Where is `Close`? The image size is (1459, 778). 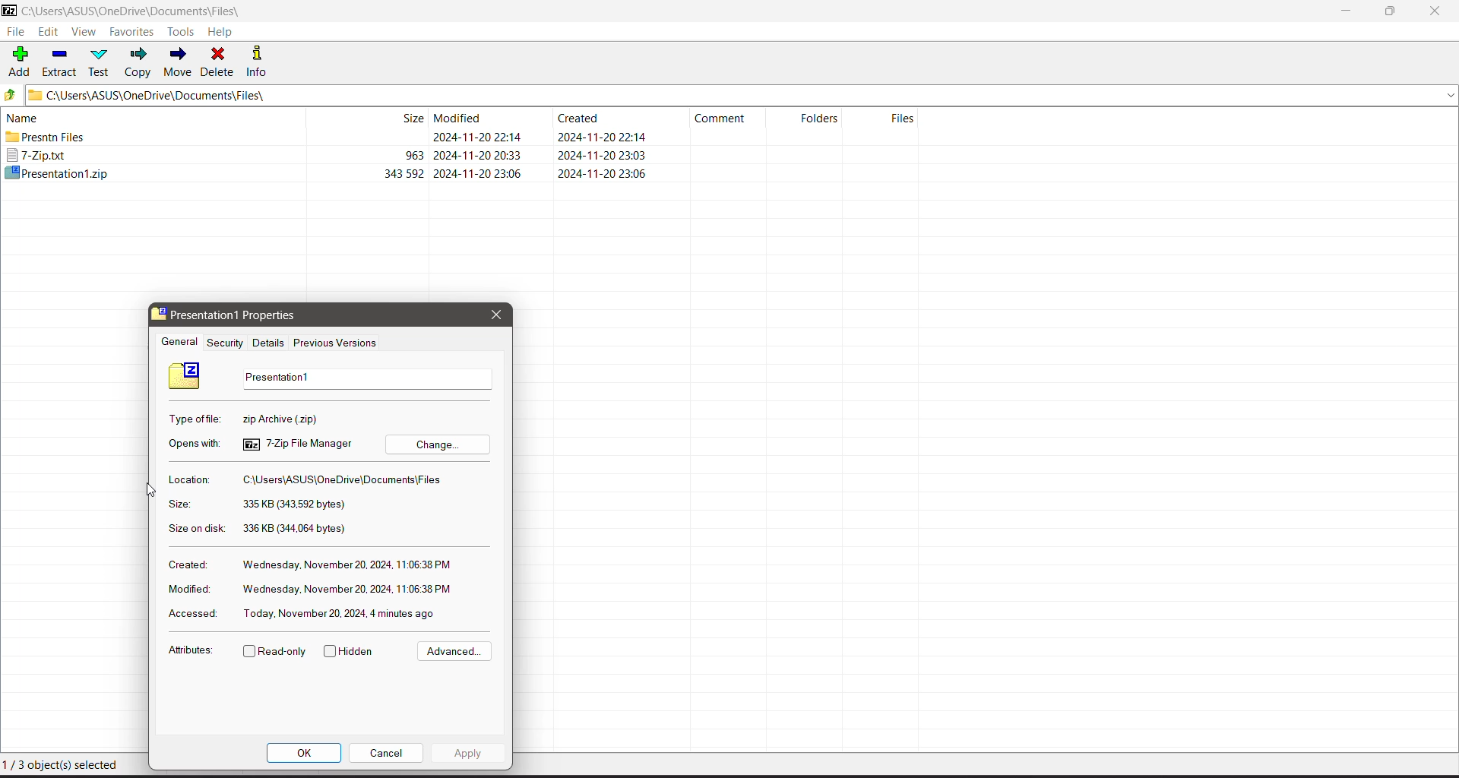 Close is located at coordinates (497, 315).